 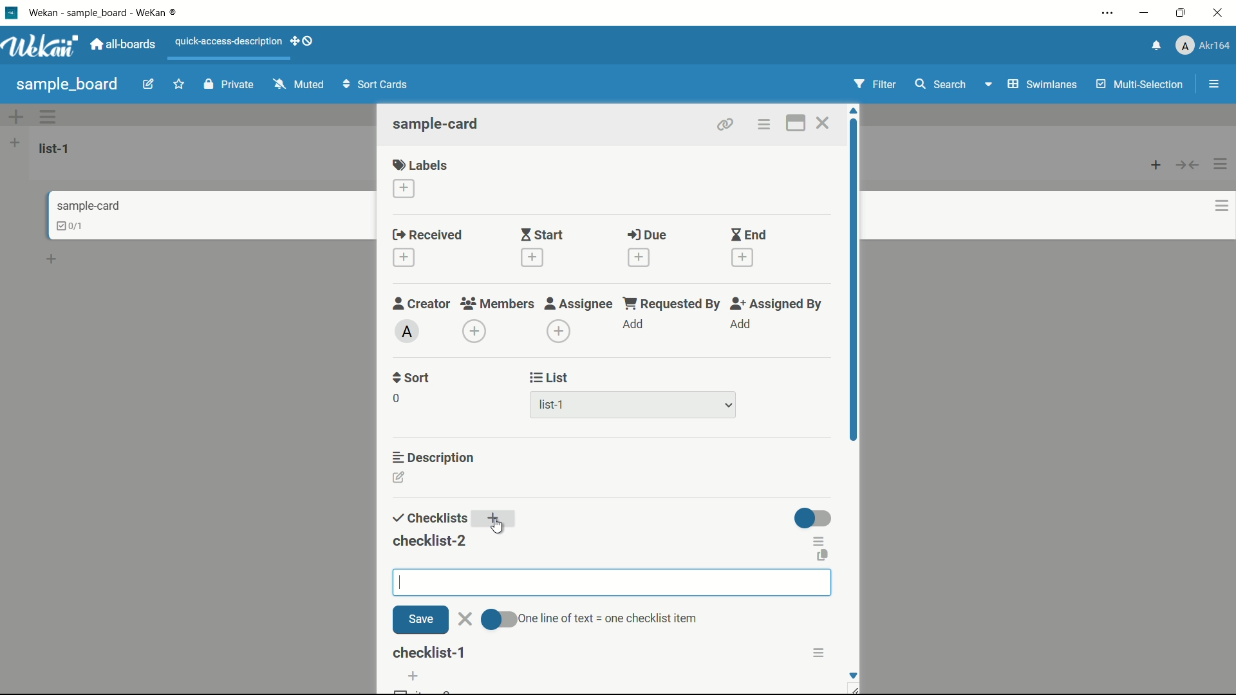 What do you see at coordinates (939, 84) in the screenshot?
I see `search` at bounding box center [939, 84].